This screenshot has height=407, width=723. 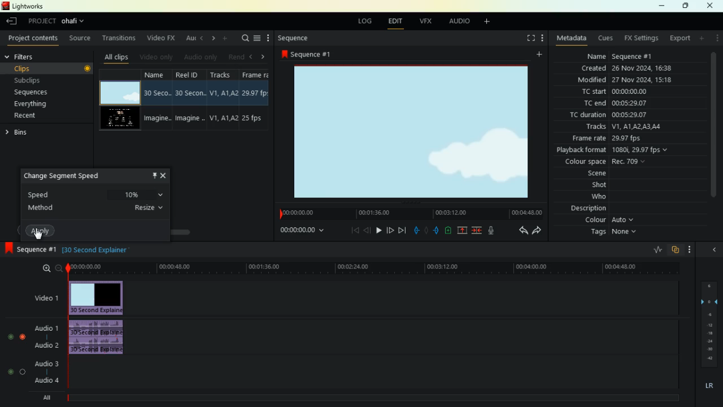 I want to click on sequence, so click(x=311, y=54).